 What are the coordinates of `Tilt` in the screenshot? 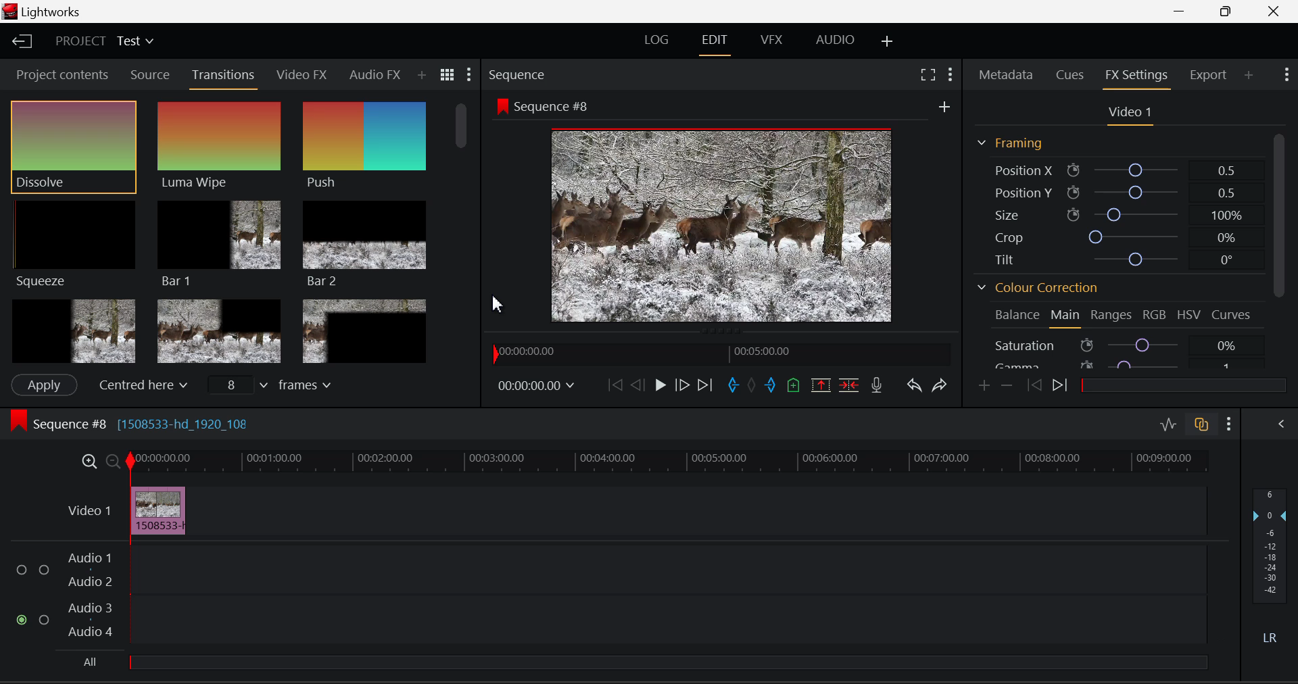 It's located at (1122, 258).